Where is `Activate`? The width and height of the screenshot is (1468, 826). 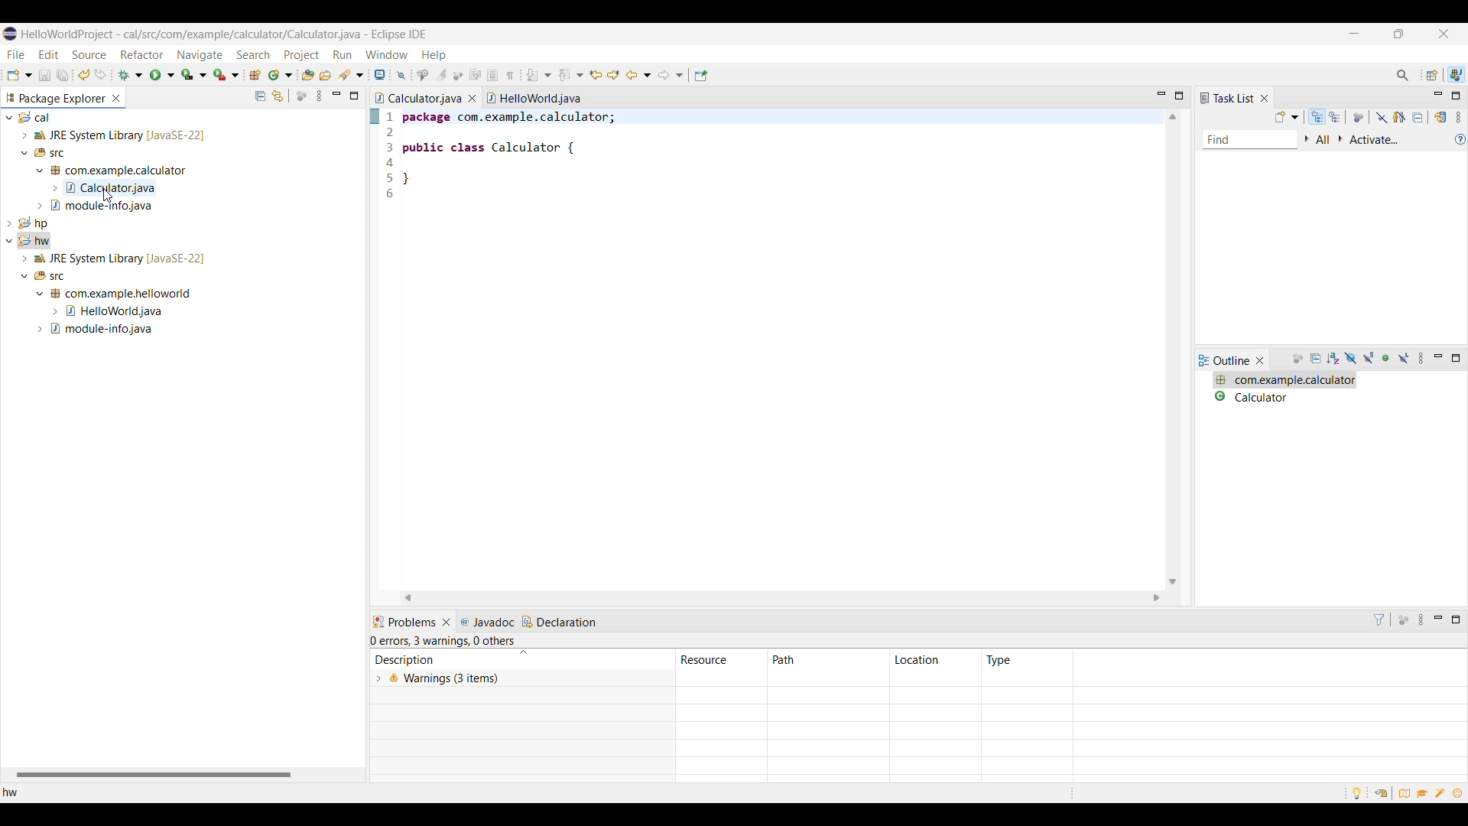
Activate is located at coordinates (1375, 141).